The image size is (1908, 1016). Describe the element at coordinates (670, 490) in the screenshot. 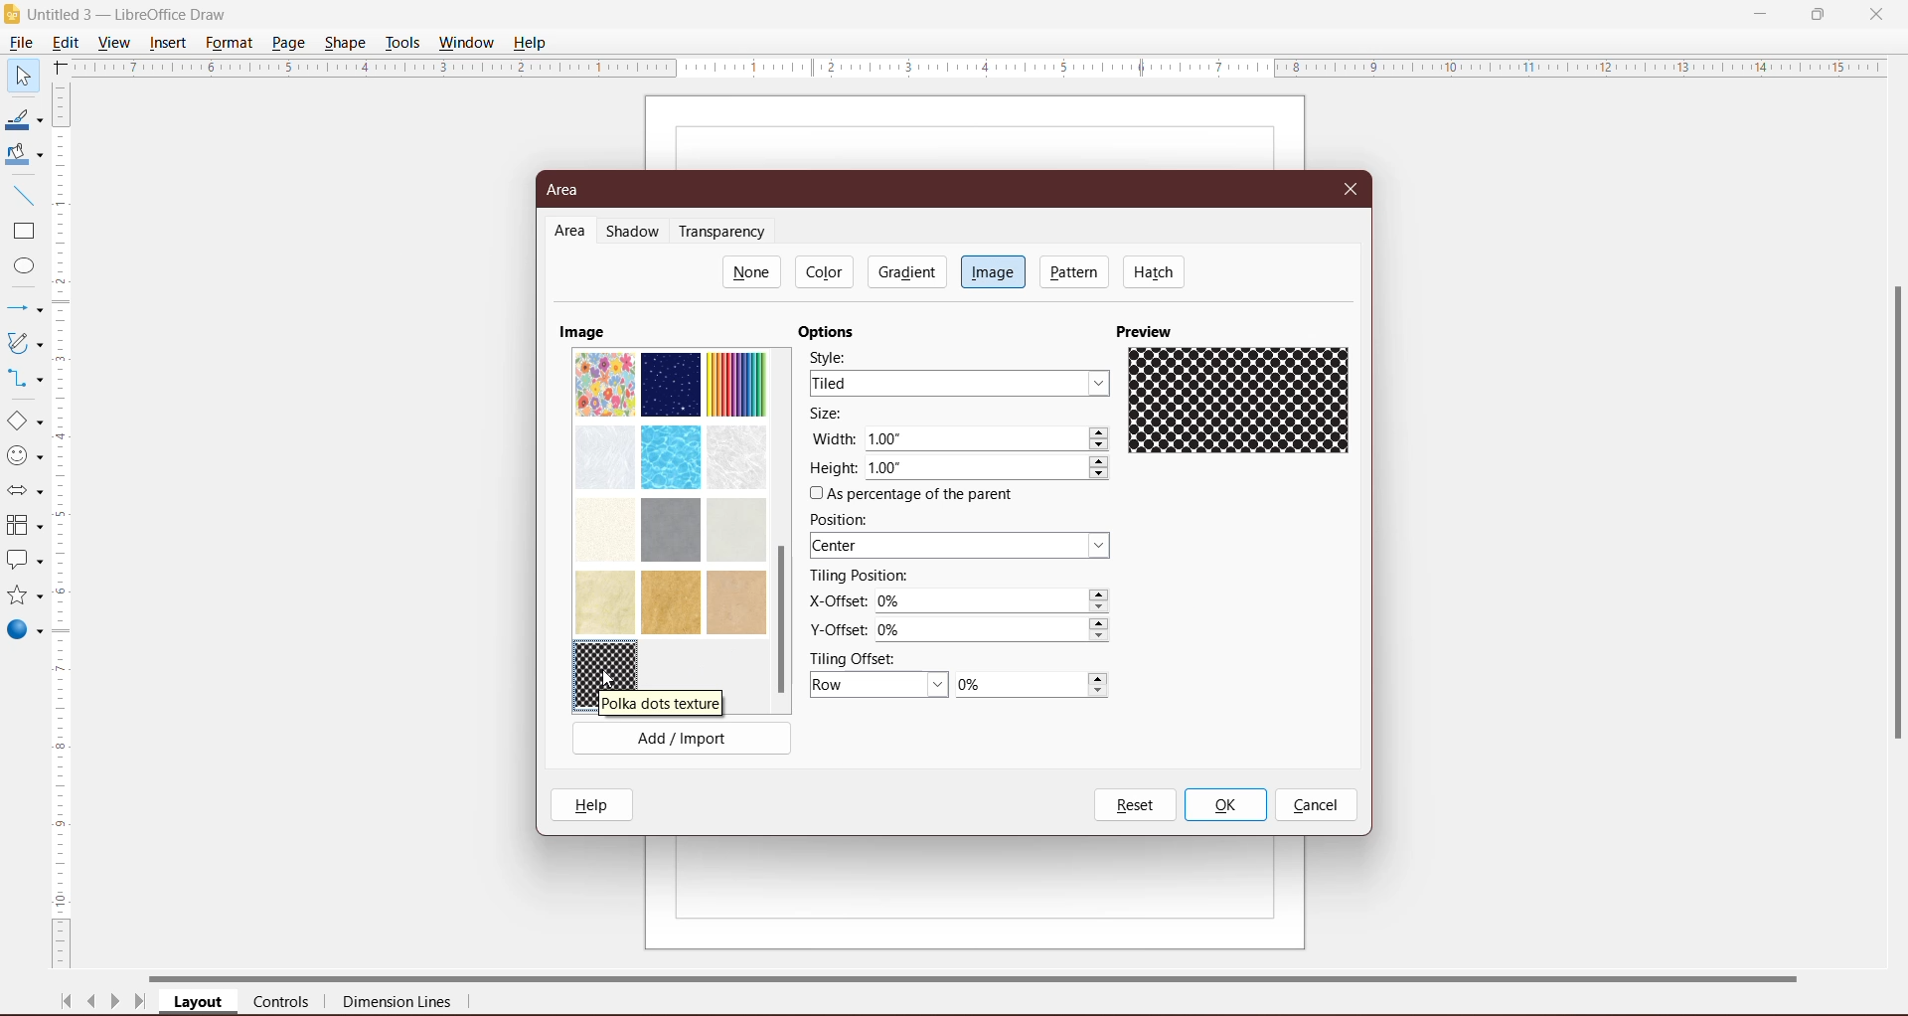

I see `More Texture/images available` at that location.